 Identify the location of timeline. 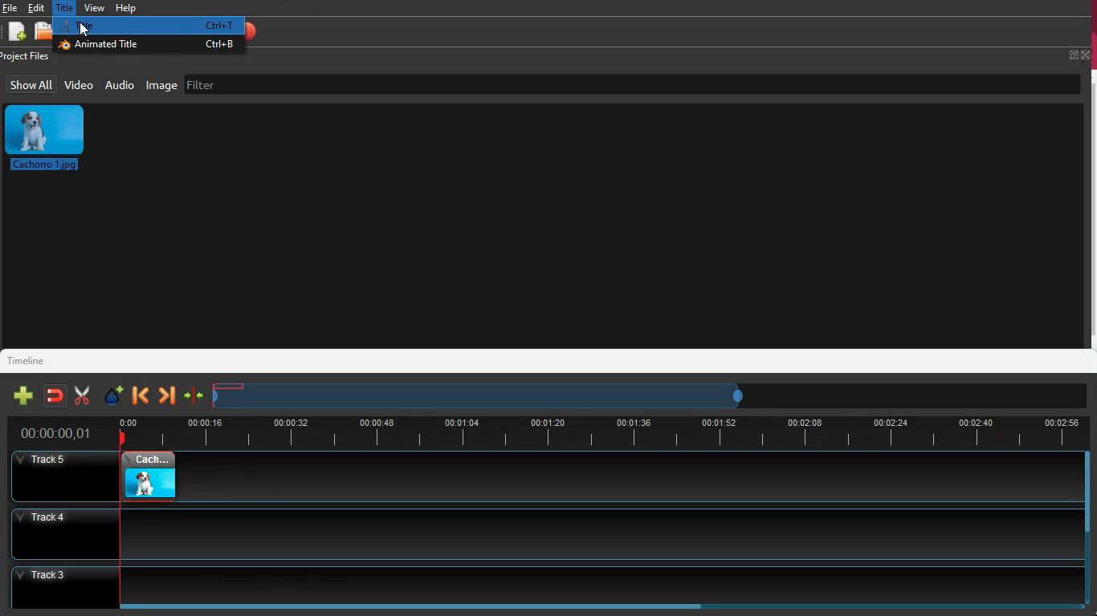
(483, 395).